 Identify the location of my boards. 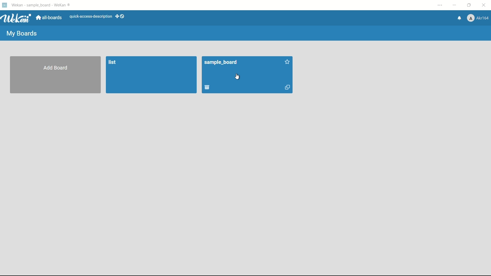
(22, 33).